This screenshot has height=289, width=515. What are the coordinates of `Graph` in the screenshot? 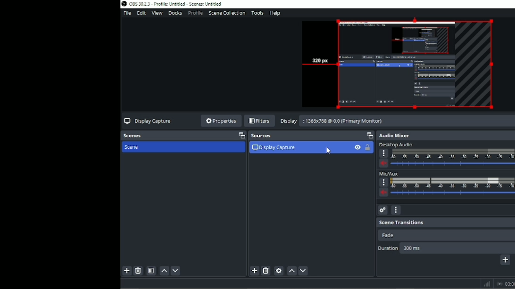 It's located at (485, 283).